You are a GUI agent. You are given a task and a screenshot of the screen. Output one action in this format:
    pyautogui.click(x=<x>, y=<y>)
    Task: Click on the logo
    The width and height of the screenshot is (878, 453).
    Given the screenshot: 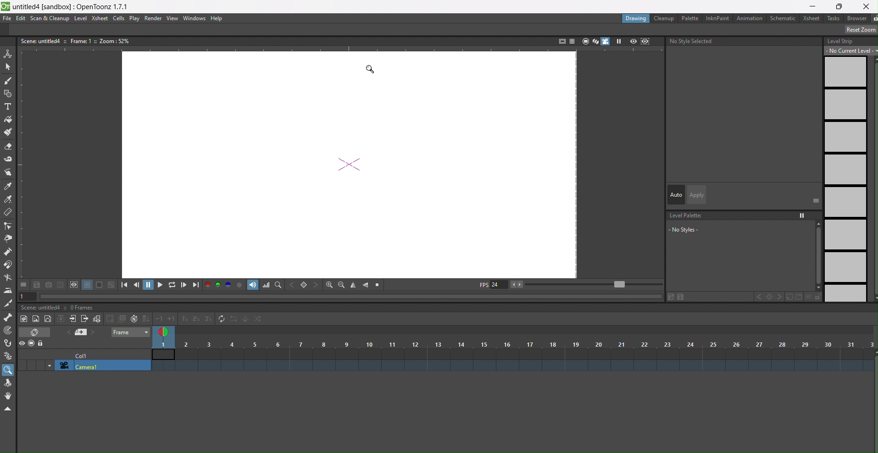 What is the action you would take?
    pyautogui.click(x=6, y=6)
    